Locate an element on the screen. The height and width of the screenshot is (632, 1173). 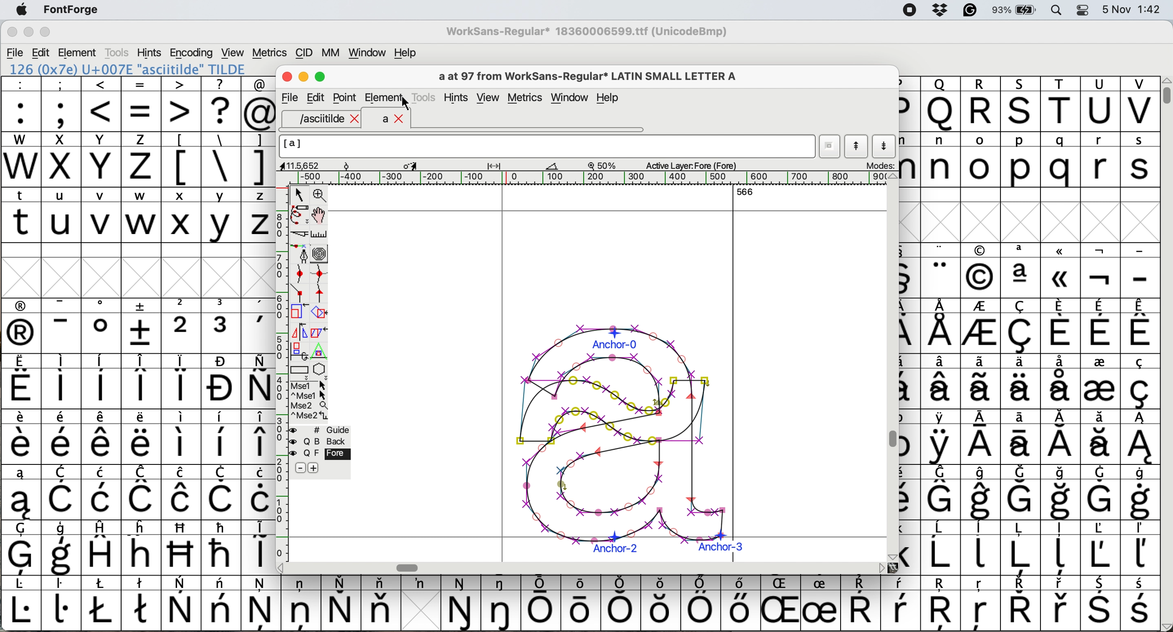
symbol is located at coordinates (941, 271).